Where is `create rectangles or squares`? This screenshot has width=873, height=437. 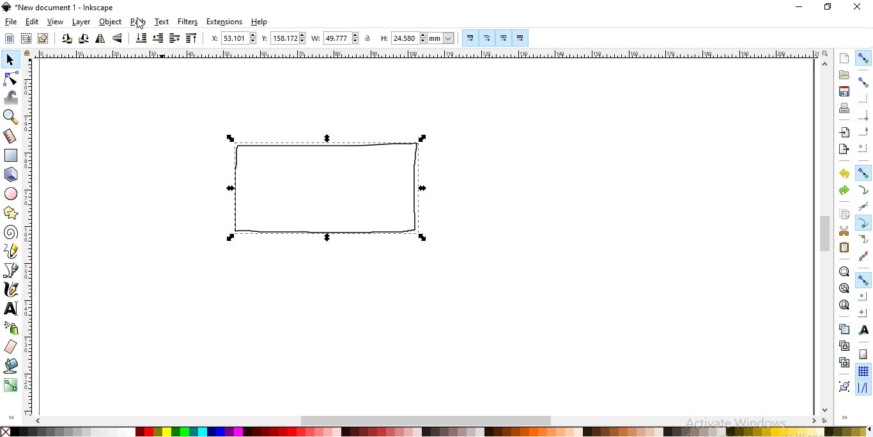 create rectangles or squares is located at coordinates (12, 155).